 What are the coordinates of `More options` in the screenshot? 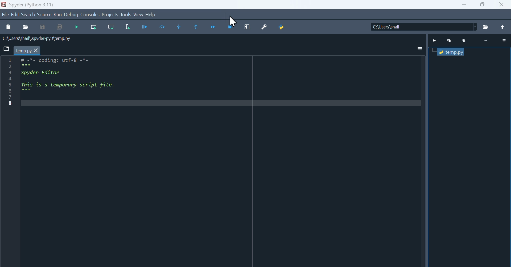 It's located at (503, 40).